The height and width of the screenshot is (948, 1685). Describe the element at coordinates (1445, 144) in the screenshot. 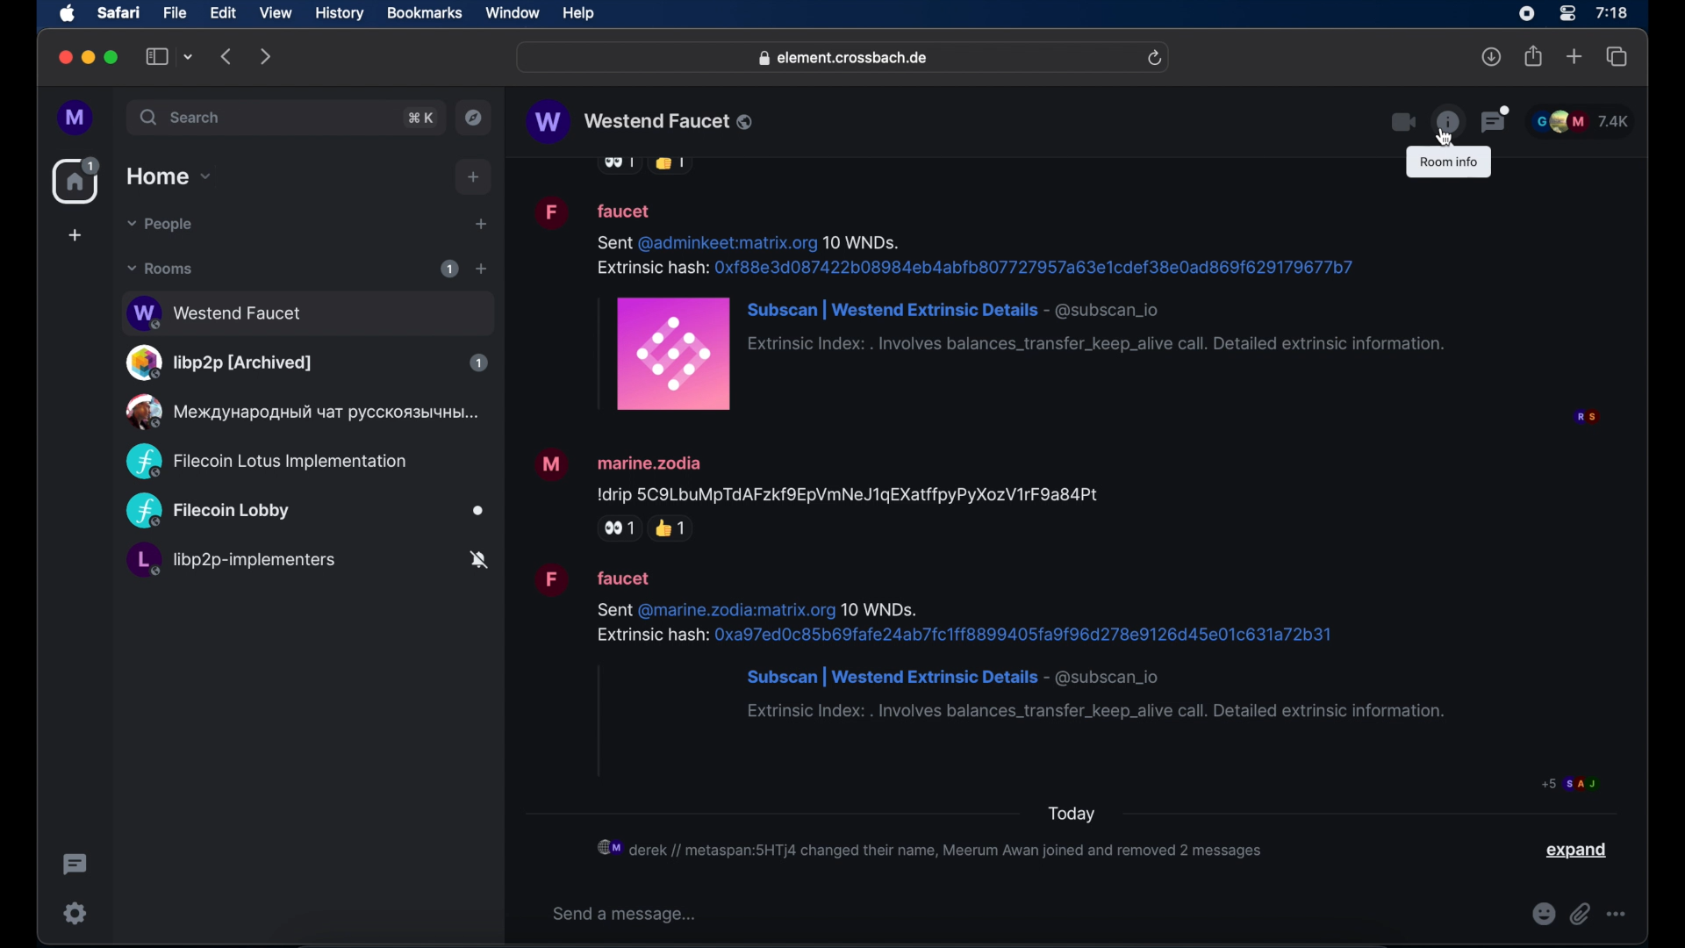

I see `cursor` at that location.